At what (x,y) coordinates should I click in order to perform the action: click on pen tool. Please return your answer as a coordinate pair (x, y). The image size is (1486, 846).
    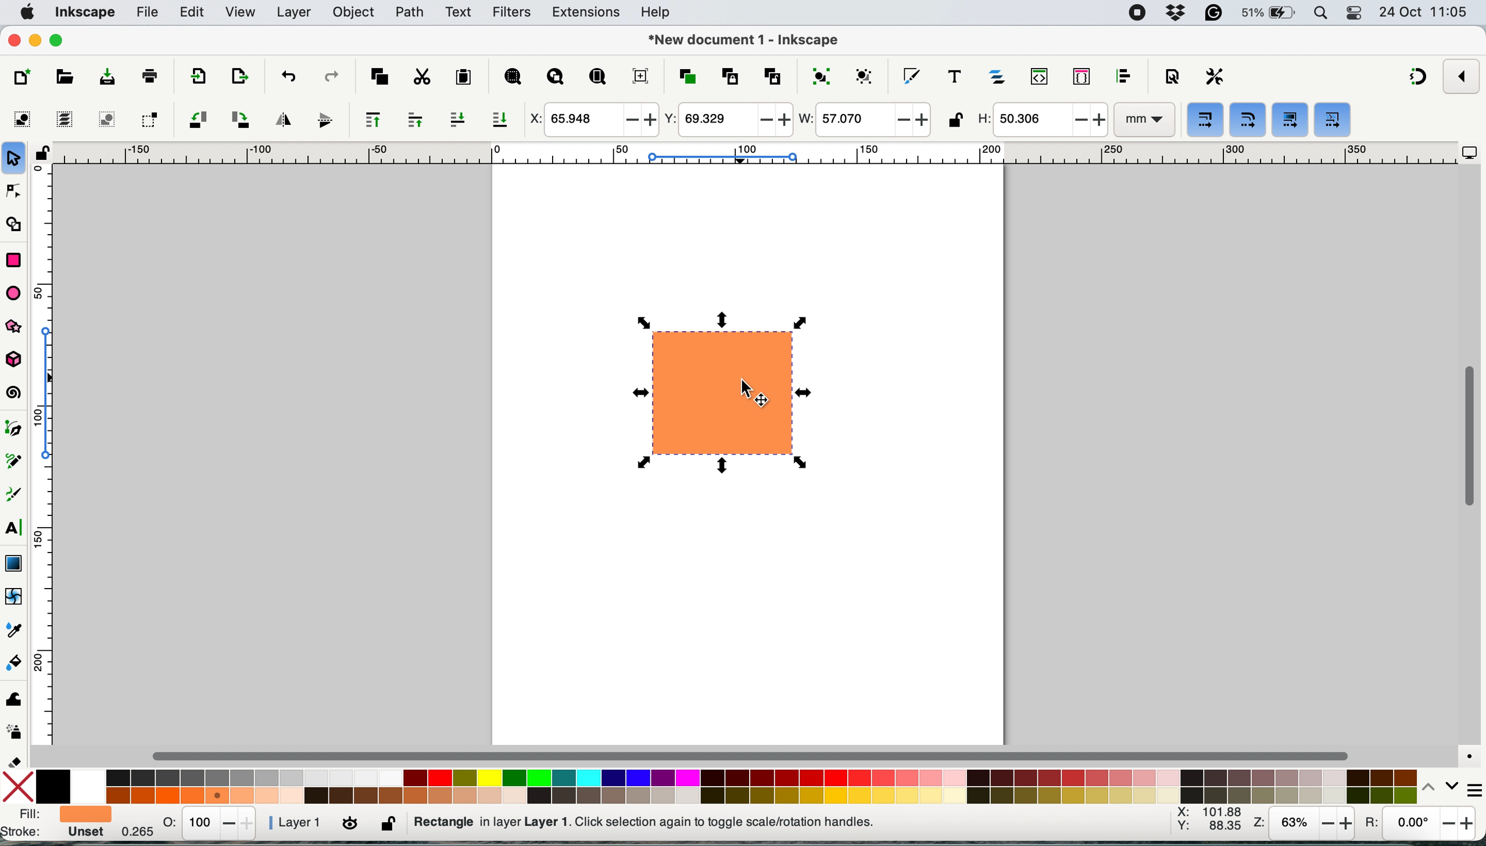
    Looking at the image, I should click on (16, 429).